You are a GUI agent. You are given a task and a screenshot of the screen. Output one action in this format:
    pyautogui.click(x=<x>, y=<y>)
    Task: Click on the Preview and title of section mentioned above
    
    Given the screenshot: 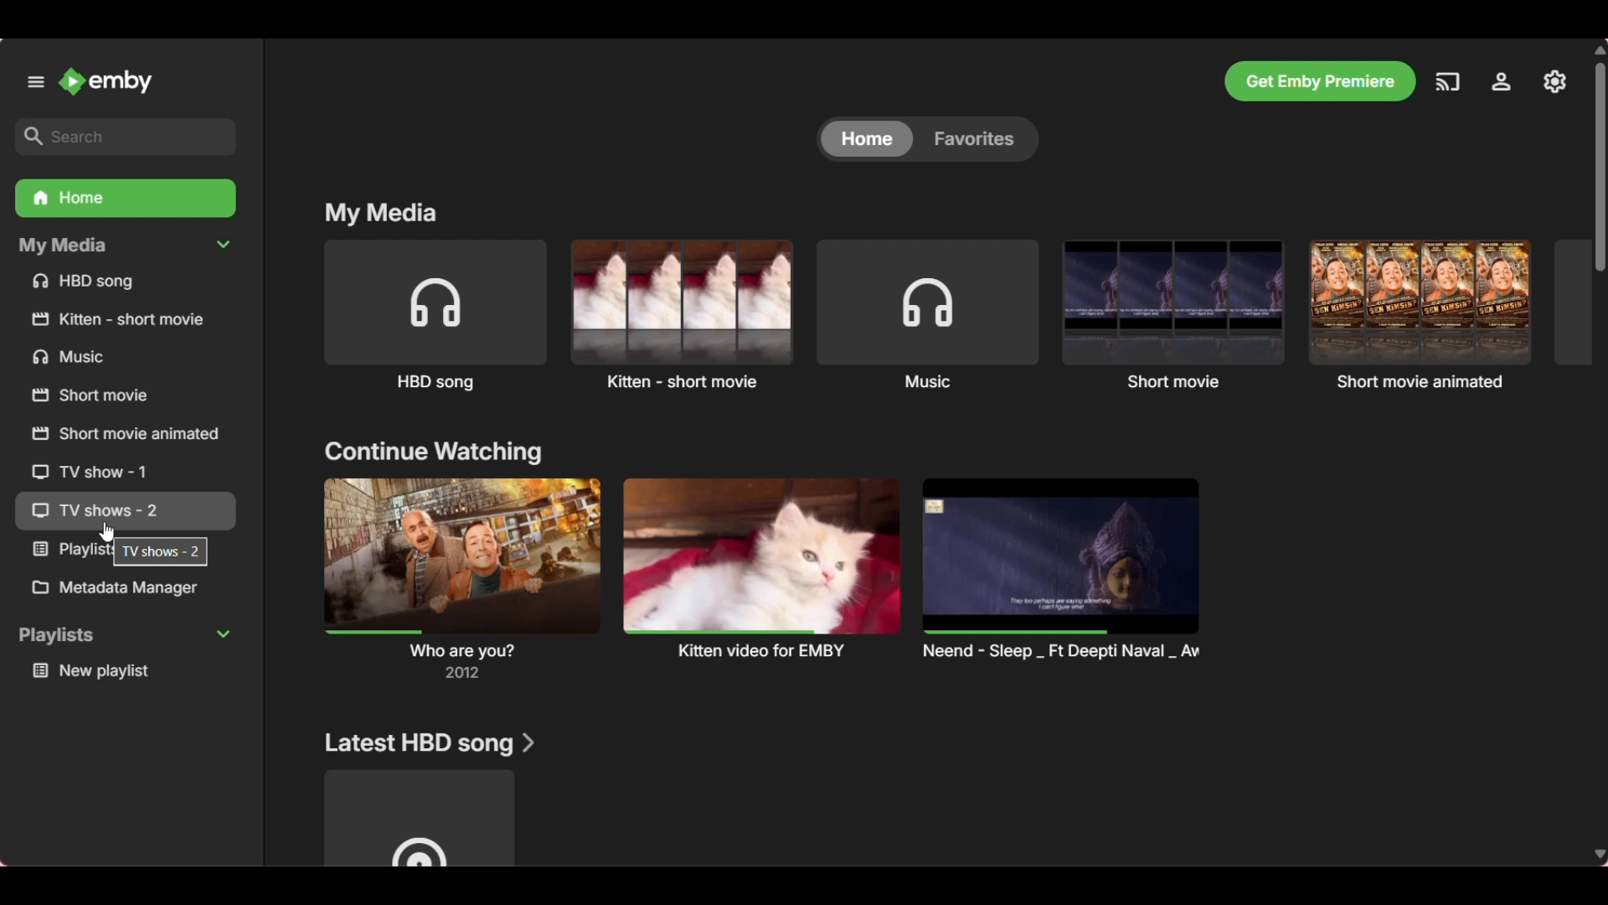 What is the action you would take?
    pyautogui.click(x=462, y=577)
    